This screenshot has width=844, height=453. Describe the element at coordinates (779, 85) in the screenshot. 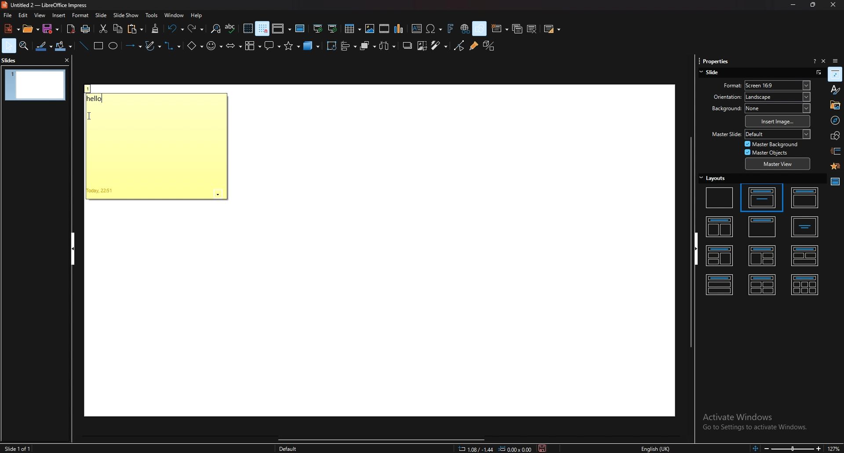

I see `screen 16:9` at that location.